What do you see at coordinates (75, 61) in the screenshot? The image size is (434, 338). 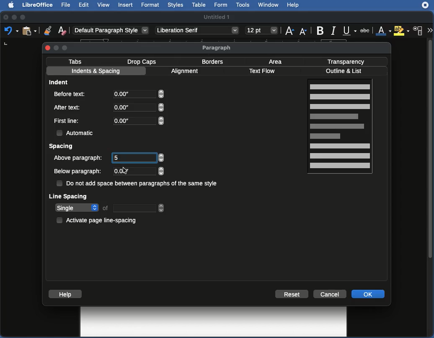 I see `Tabs` at bounding box center [75, 61].